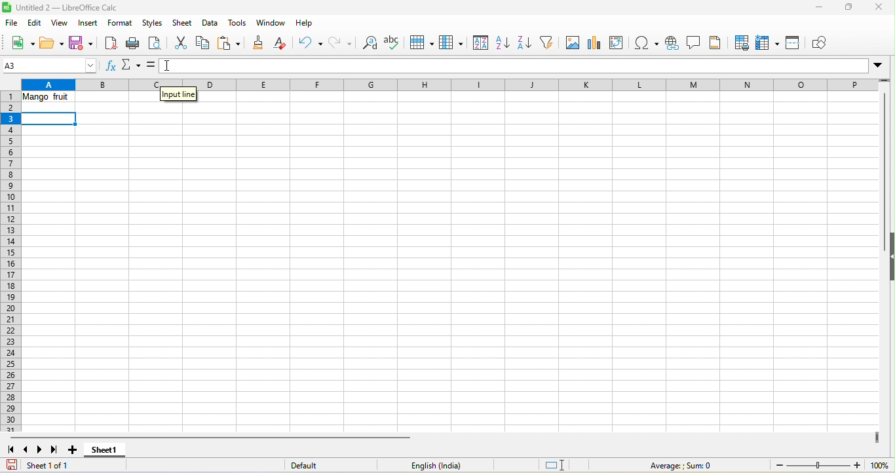 Image resolution: width=895 pixels, height=473 pixels. I want to click on view, so click(60, 23).